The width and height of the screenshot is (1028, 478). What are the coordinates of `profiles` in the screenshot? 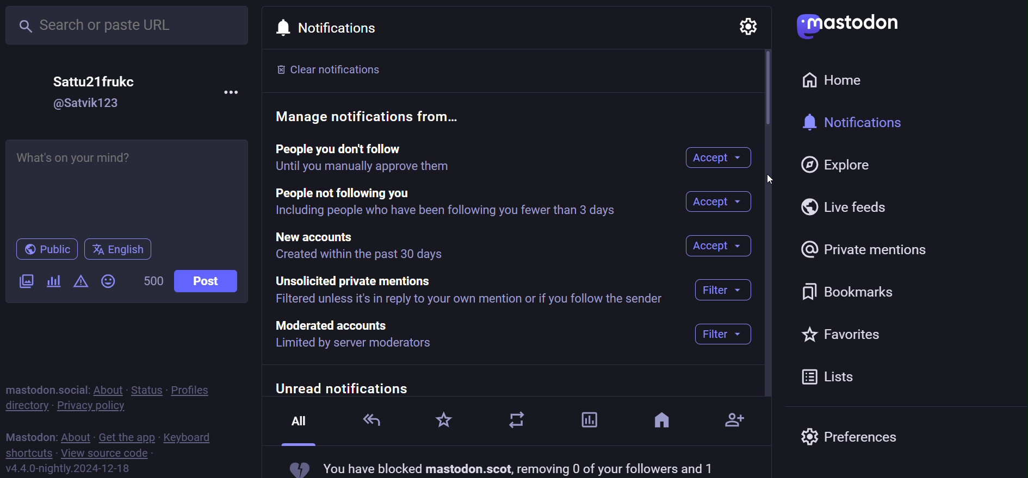 It's located at (198, 388).